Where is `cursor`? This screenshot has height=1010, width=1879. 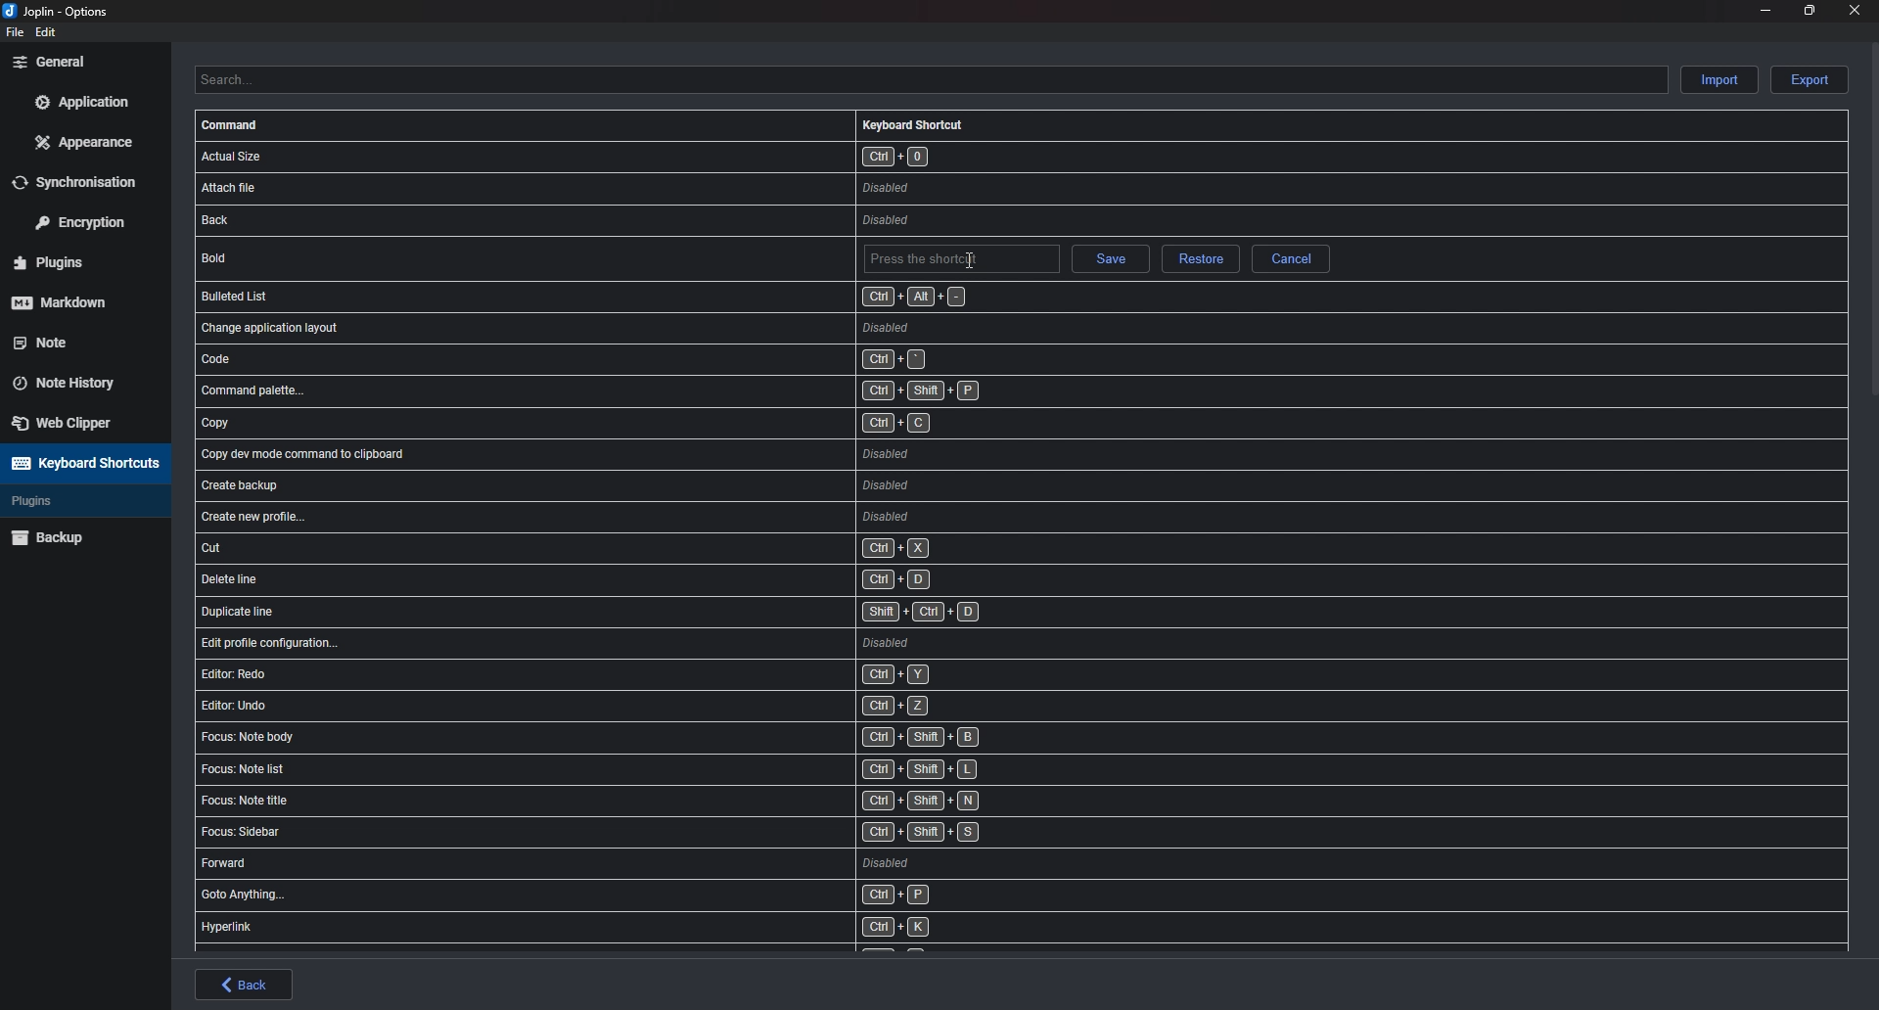 cursor is located at coordinates (970, 256).